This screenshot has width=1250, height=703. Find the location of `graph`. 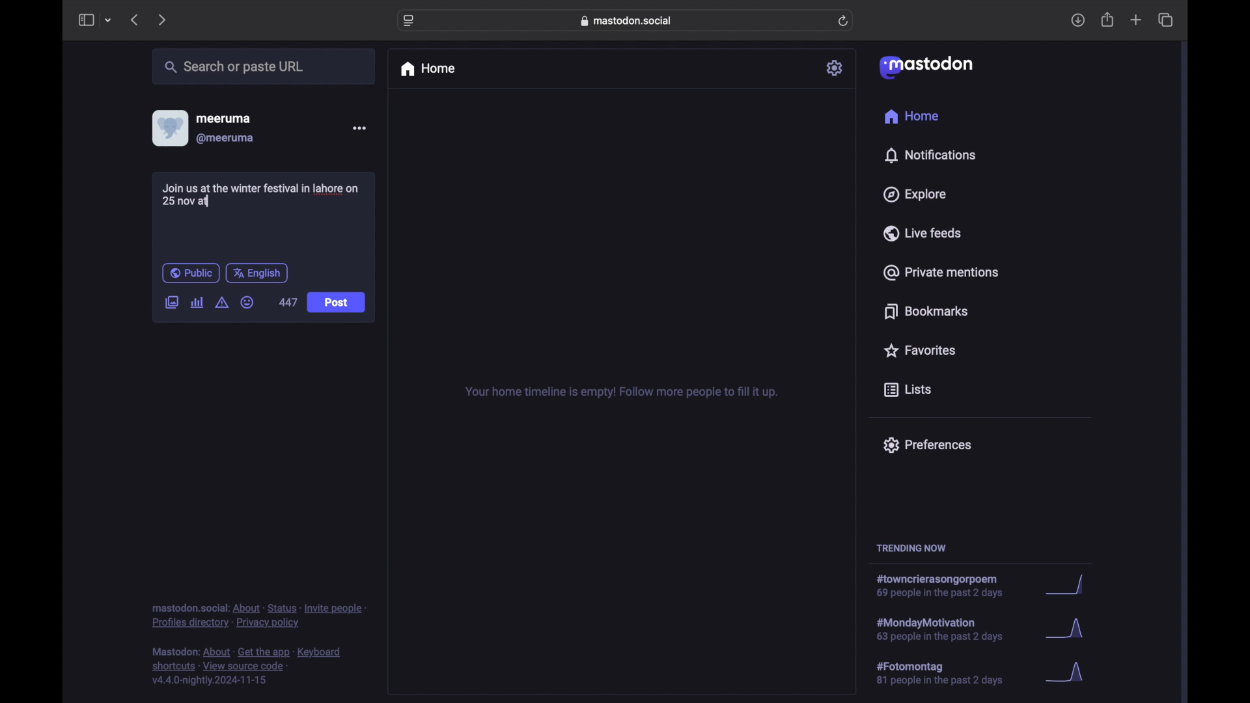

graph is located at coordinates (1068, 586).